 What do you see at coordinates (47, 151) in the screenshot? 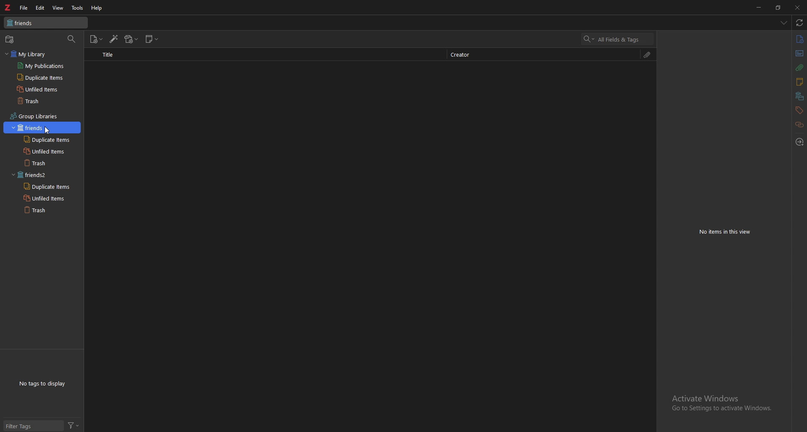
I see `unfiled items` at bounding box center [47, 151].